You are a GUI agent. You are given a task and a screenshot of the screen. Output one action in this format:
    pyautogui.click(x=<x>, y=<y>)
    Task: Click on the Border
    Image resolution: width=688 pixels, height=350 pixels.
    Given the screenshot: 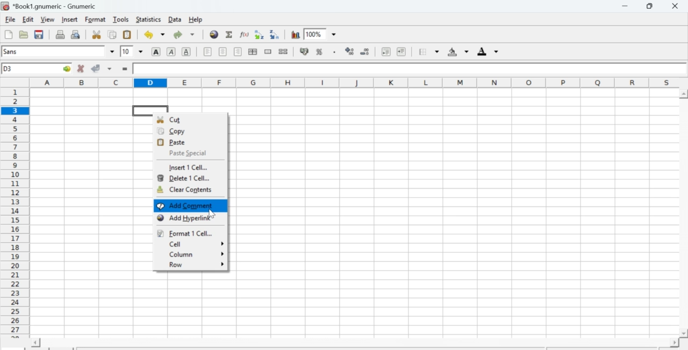 What is the action you would take?
    pyautogui.click(x=429, y=52)
    